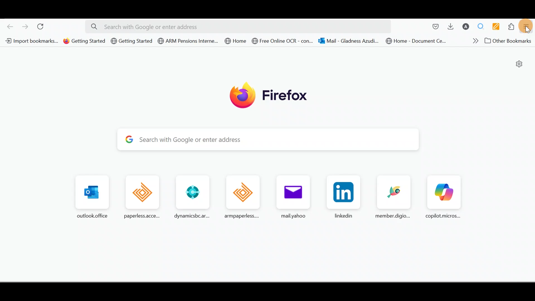 This screenshot has width=535, height=301. I want to click on Reload current page, so click(42, 25).